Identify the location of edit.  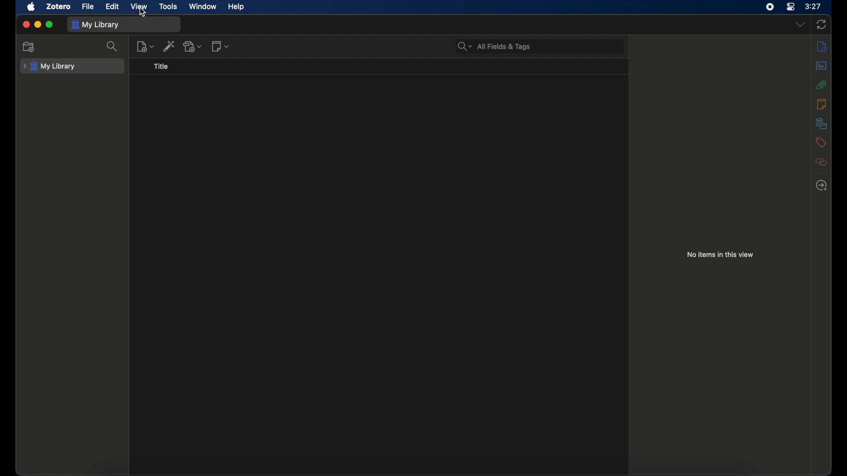
(112, 7).